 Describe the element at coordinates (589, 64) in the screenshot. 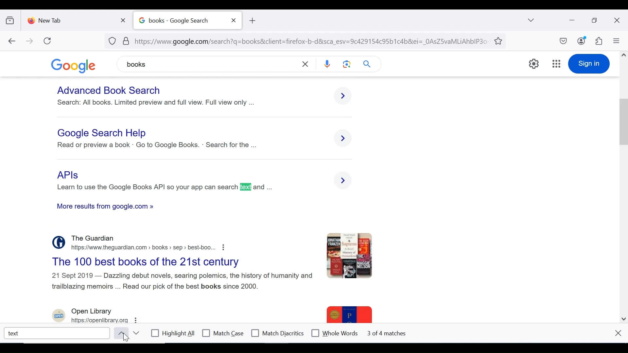

I see `sign in` at that location.